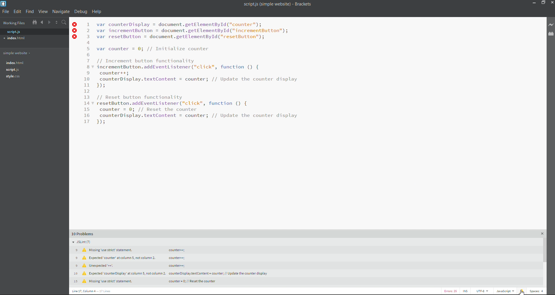  Describe the element at coordinates (4, 4) in the screenshot. I see `logo` at that location.